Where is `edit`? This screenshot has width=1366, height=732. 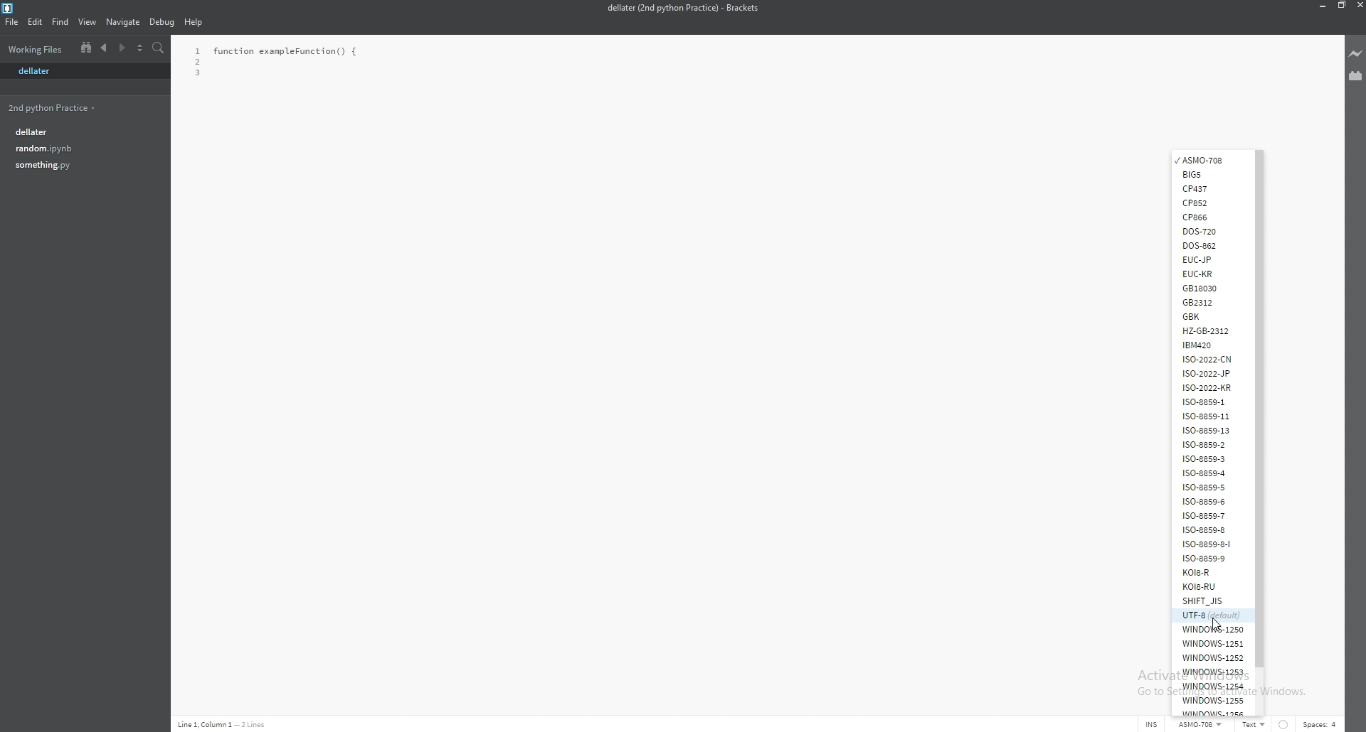
edit is located at coordinates (37, 23).